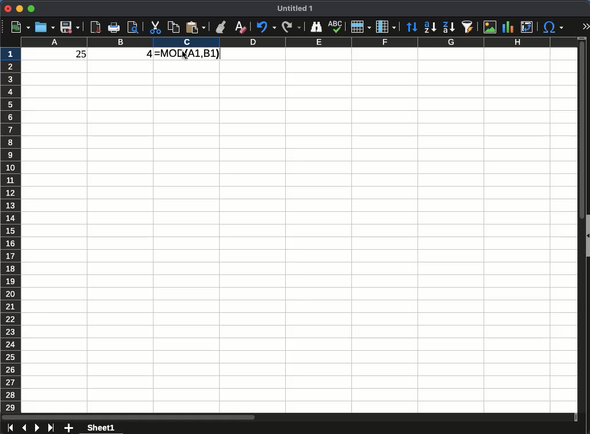  I want to click on scroll, so click(577, 230).